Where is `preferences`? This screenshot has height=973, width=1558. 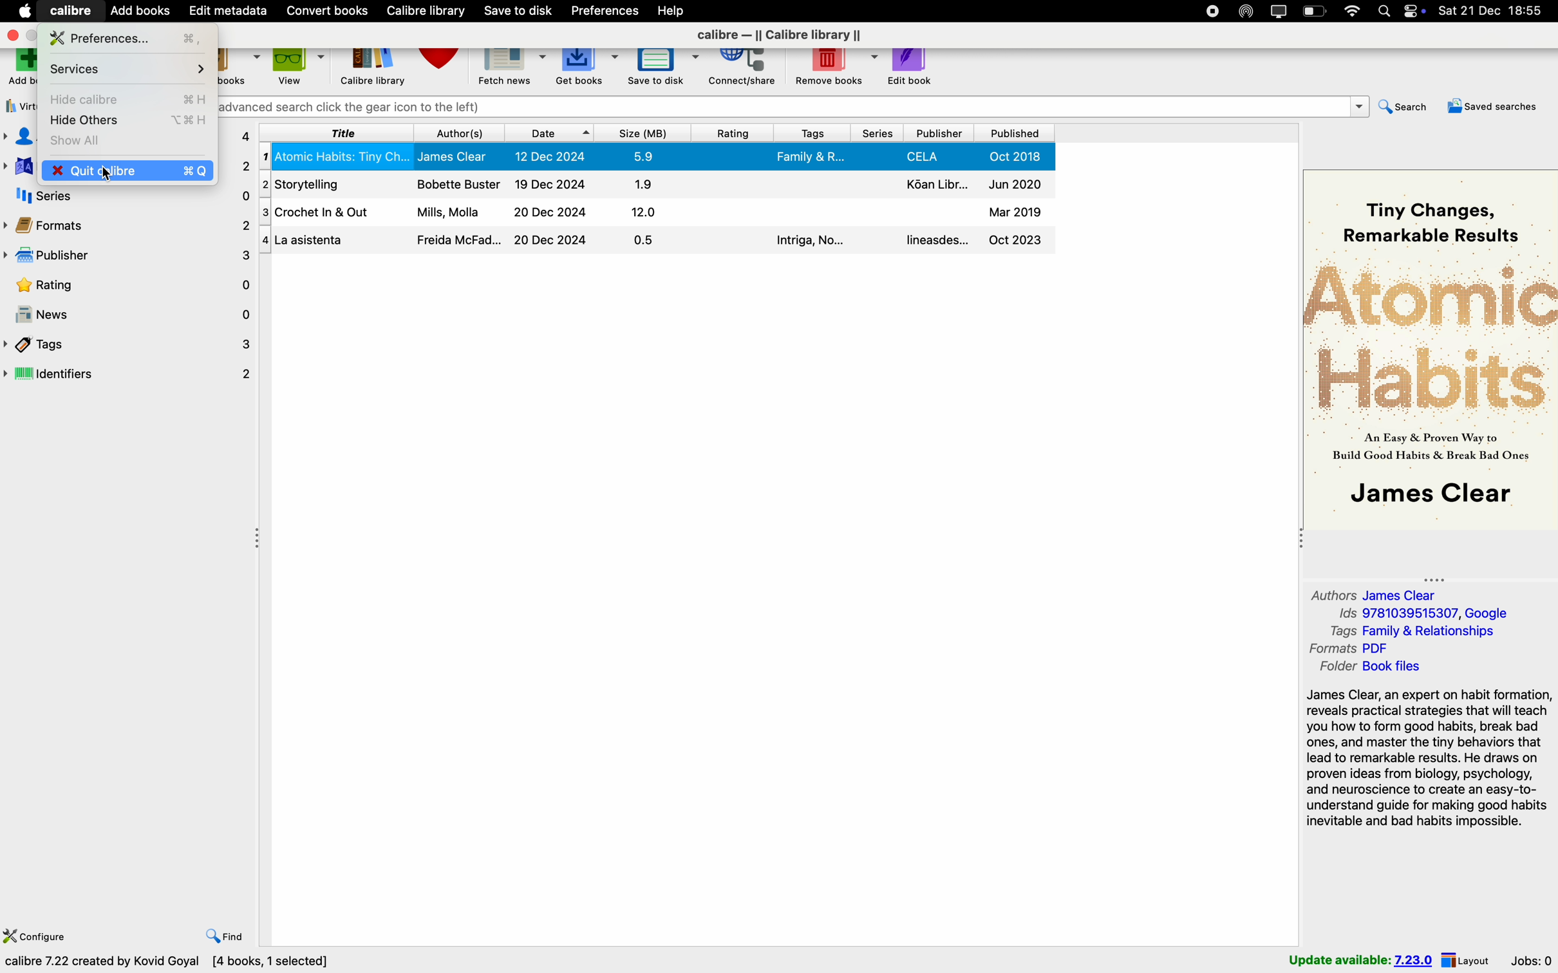
preferences is located at coordinates (131, 37).